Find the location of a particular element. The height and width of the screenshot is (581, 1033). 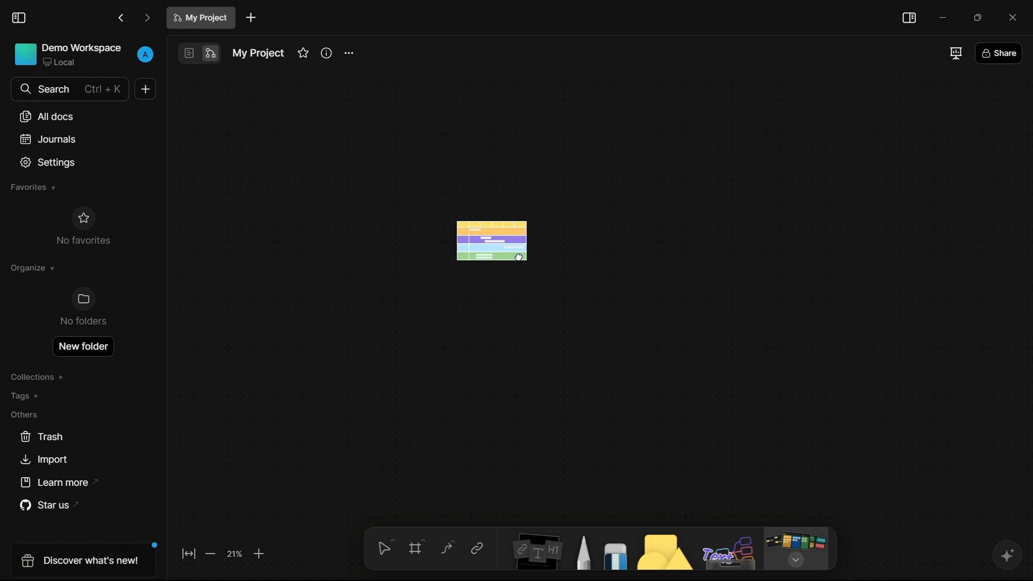

no folders is located at coordinates (83, 308).